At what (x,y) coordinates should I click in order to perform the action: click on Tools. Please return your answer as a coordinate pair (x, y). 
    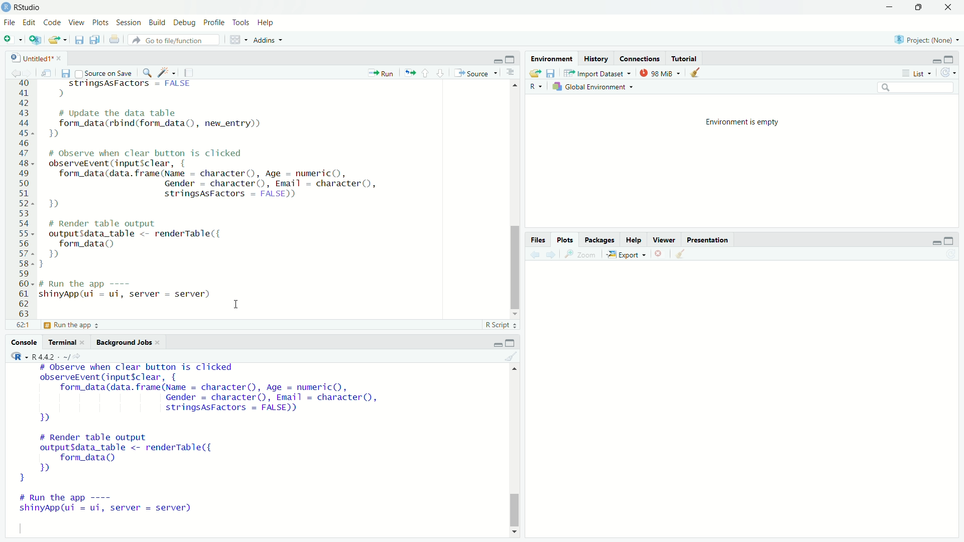
    Looking at the image, I should click on (241, 22).